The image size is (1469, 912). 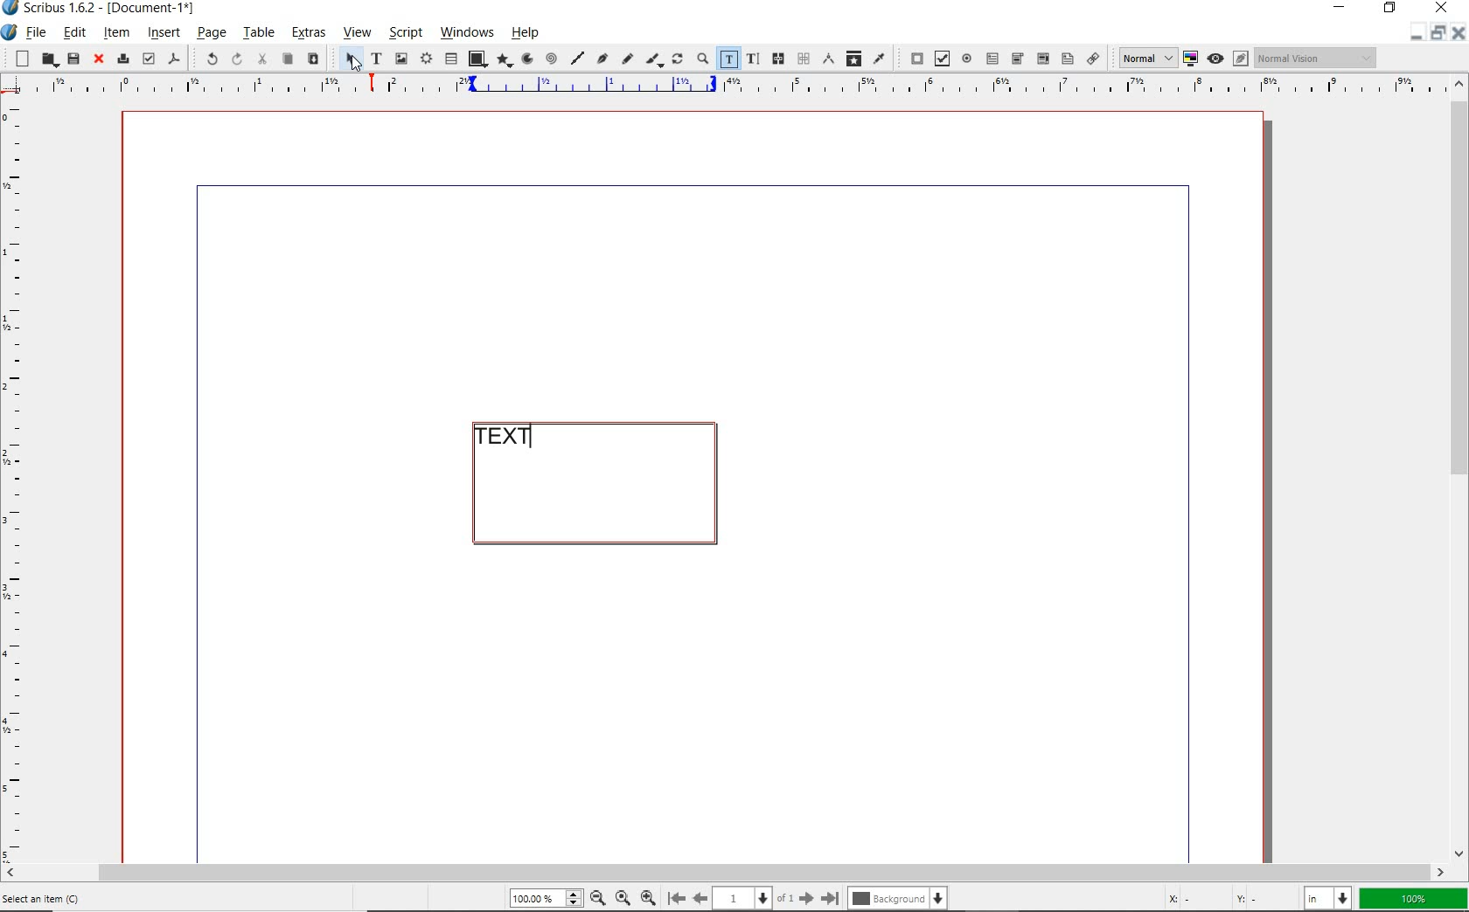 I want to click on select item, so click(x=349, y=59).